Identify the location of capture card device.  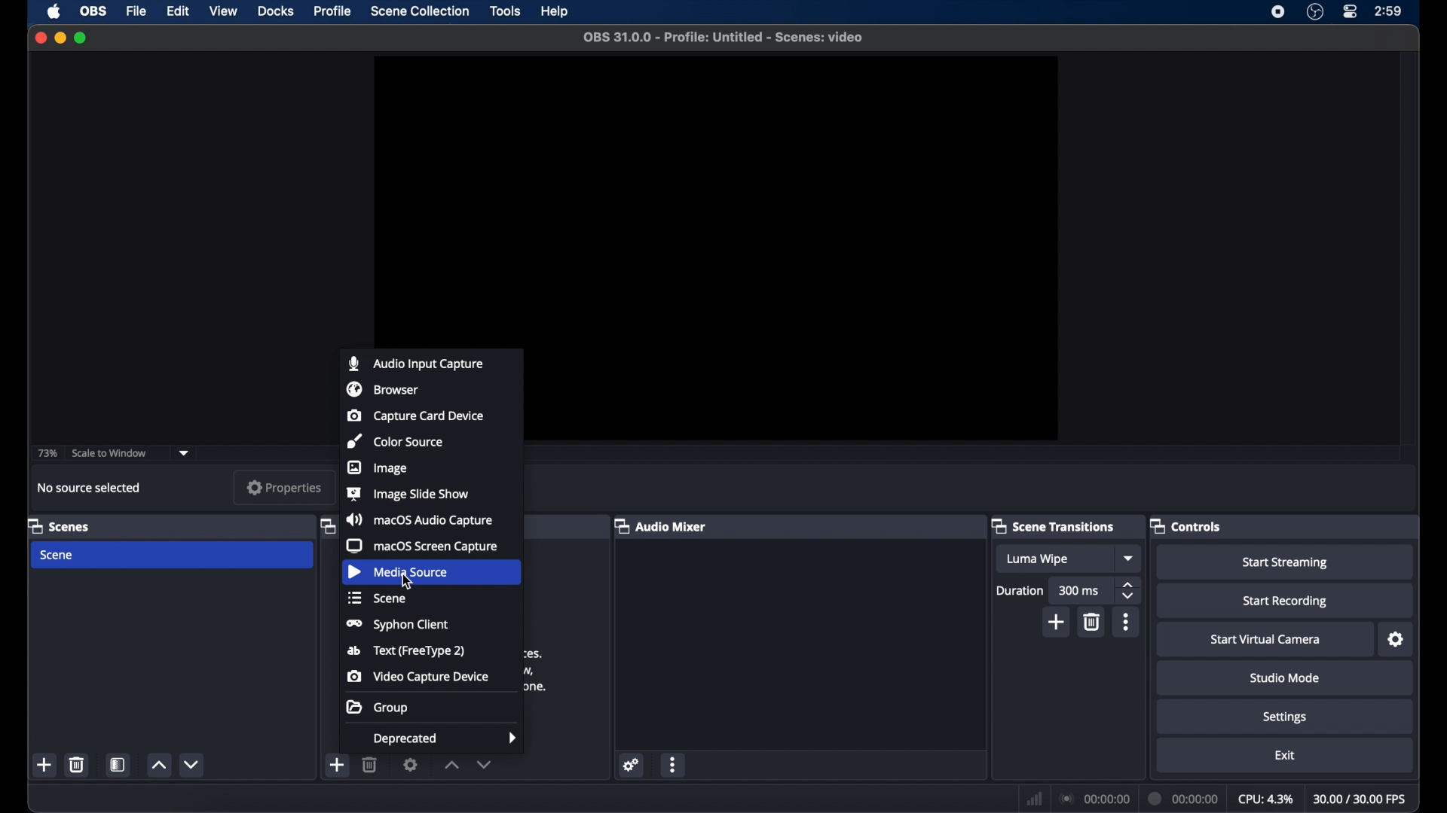
(416, 415).